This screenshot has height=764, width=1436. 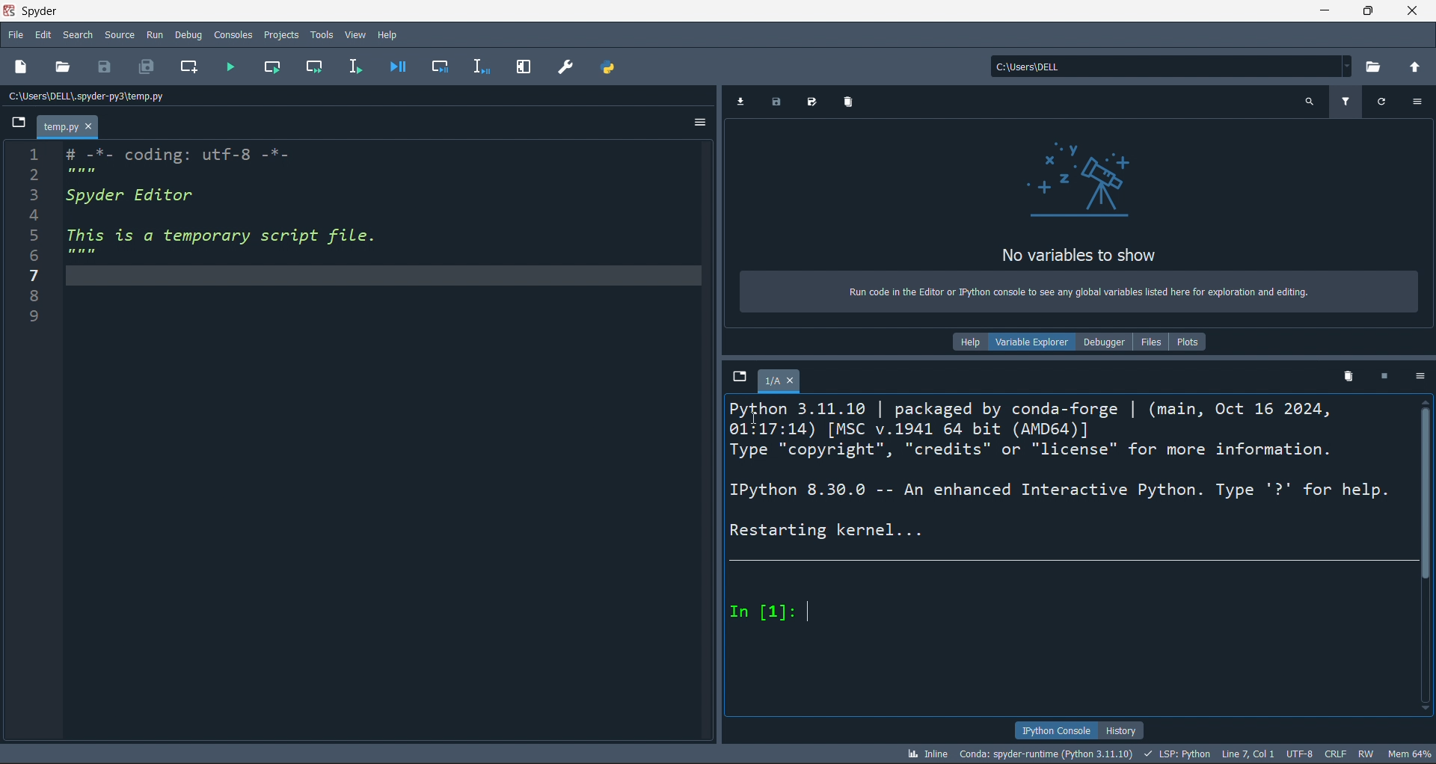 What do you see at coordinates (808, 610) in the screenshot?
I see `text cursor` at bounding box center [808, 610].